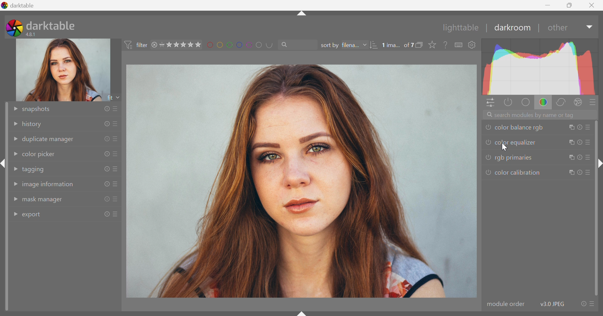 This screenshot has width=603, height=316. I want to click on export, so click(34, 215).